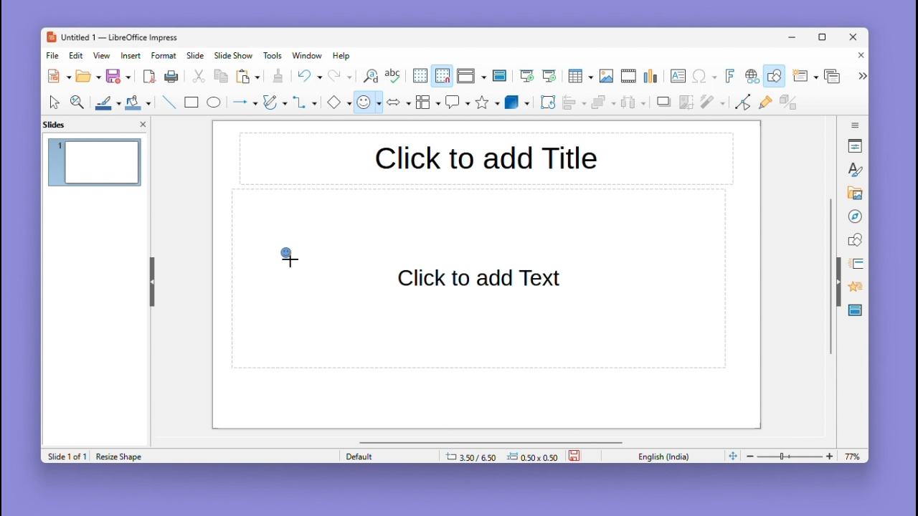  Describe the element at coordinates (199, 77) in the screenshot. I see `cut` at that location.